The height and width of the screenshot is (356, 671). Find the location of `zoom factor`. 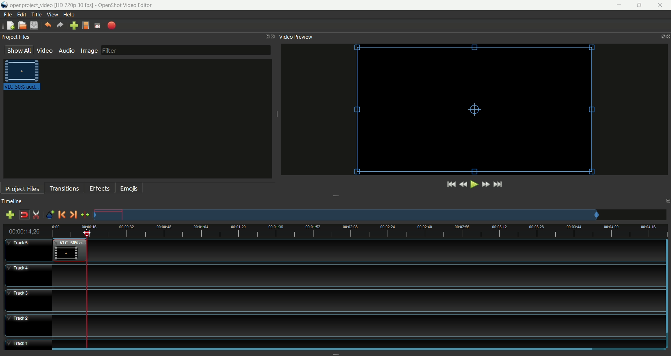

zoom factor is located at coordinates (380, 215).